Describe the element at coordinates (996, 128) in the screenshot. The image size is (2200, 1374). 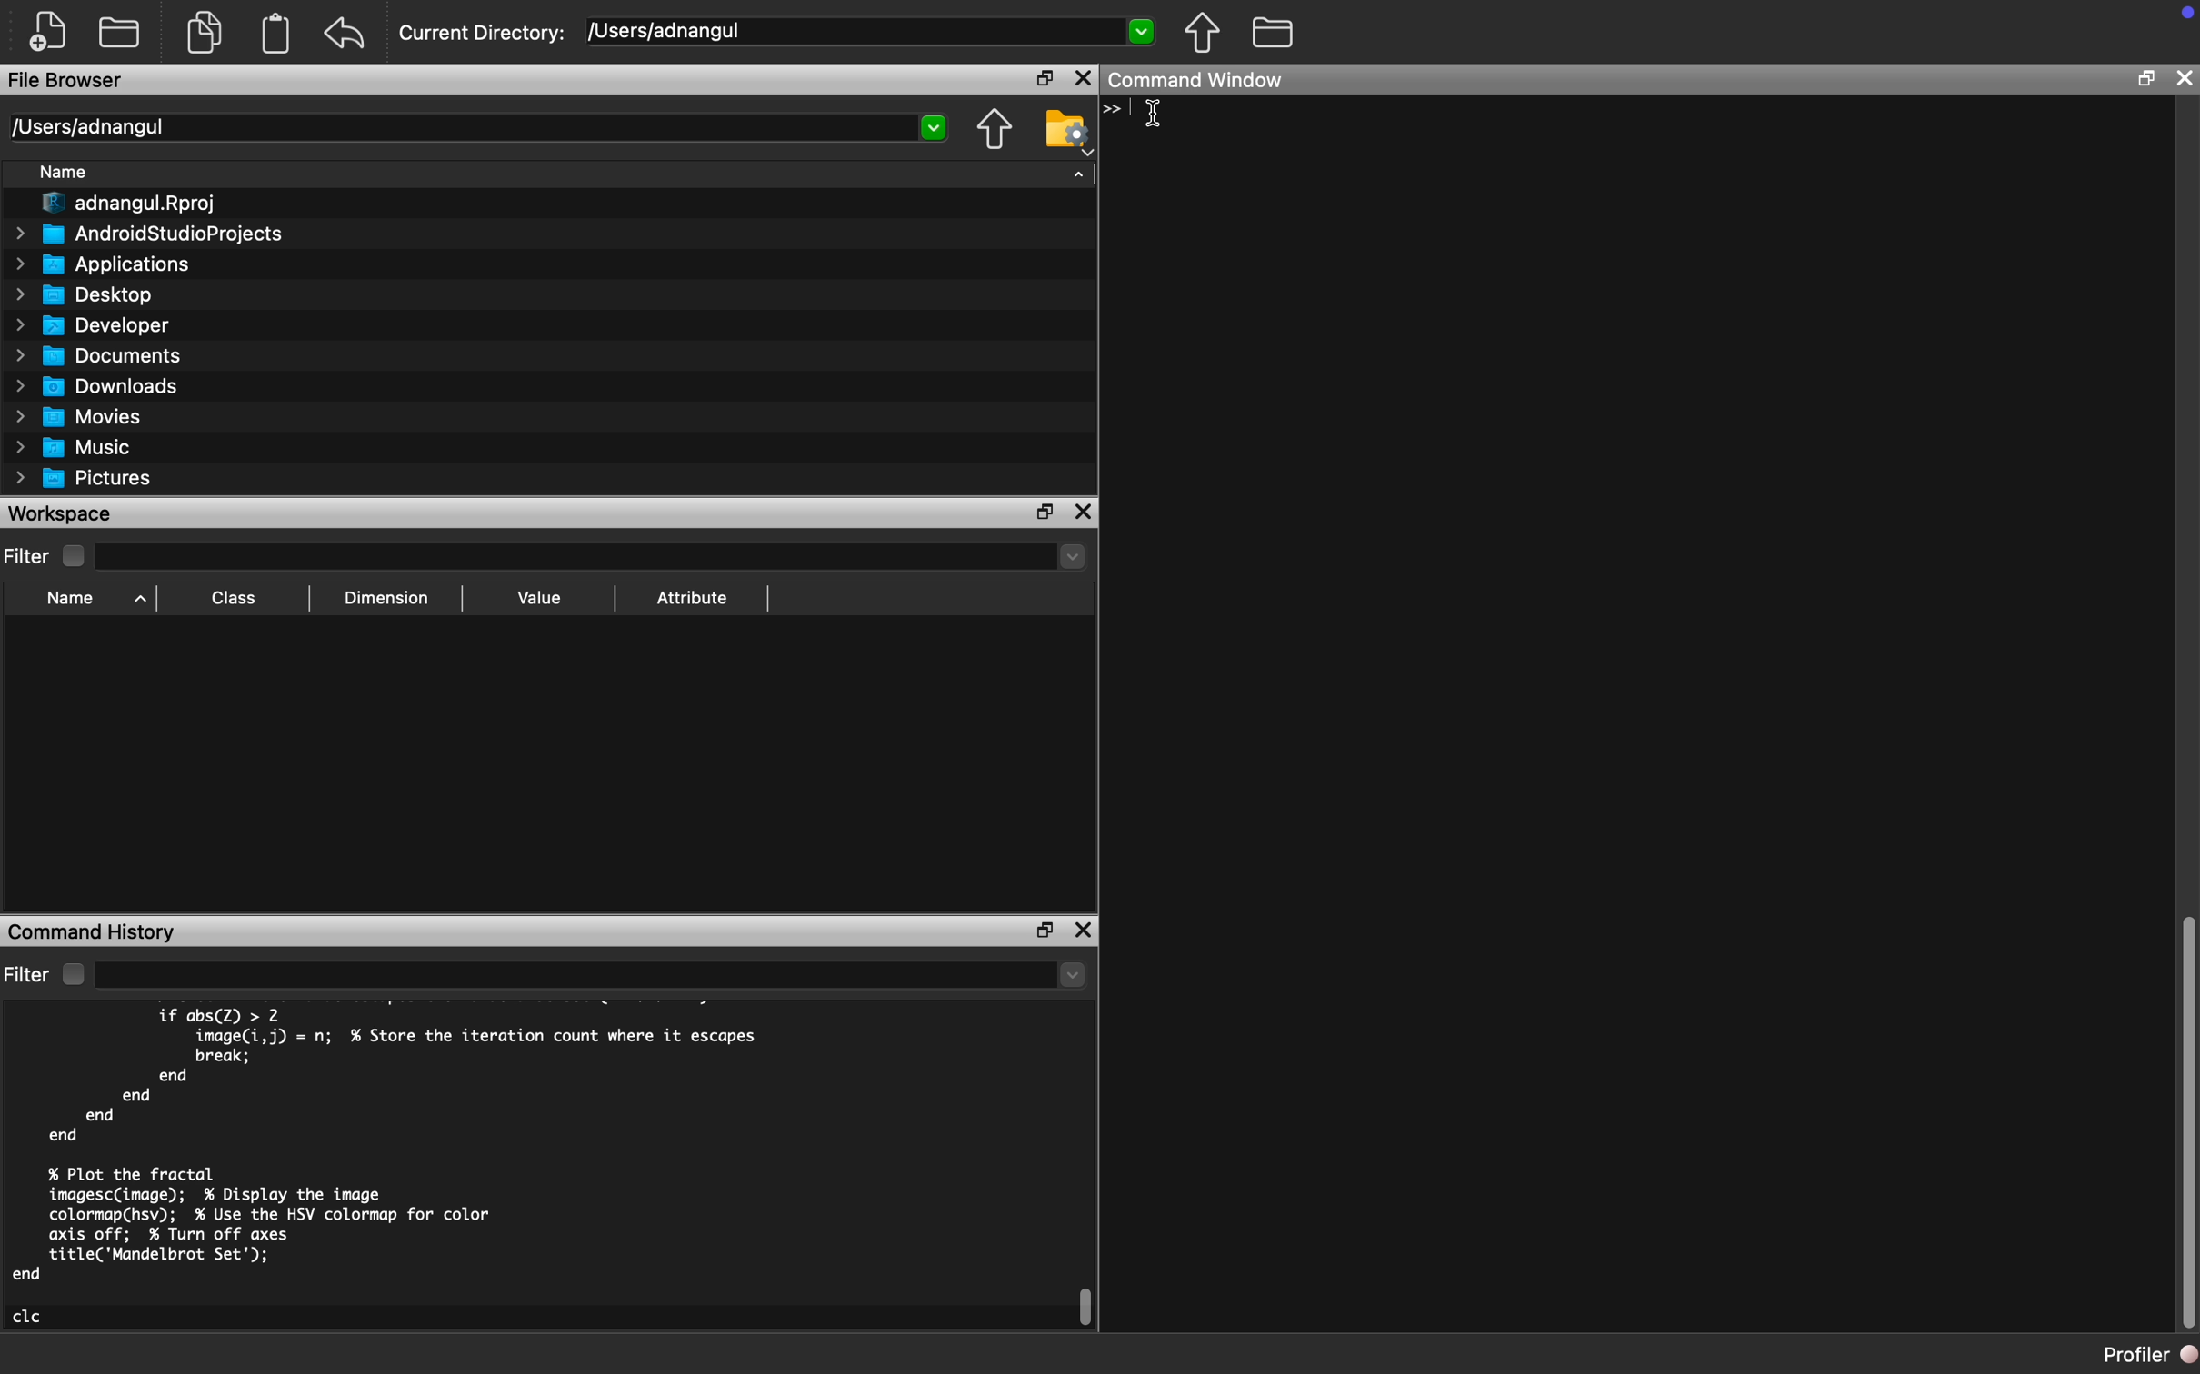
I see `Parent Directory` at that location.